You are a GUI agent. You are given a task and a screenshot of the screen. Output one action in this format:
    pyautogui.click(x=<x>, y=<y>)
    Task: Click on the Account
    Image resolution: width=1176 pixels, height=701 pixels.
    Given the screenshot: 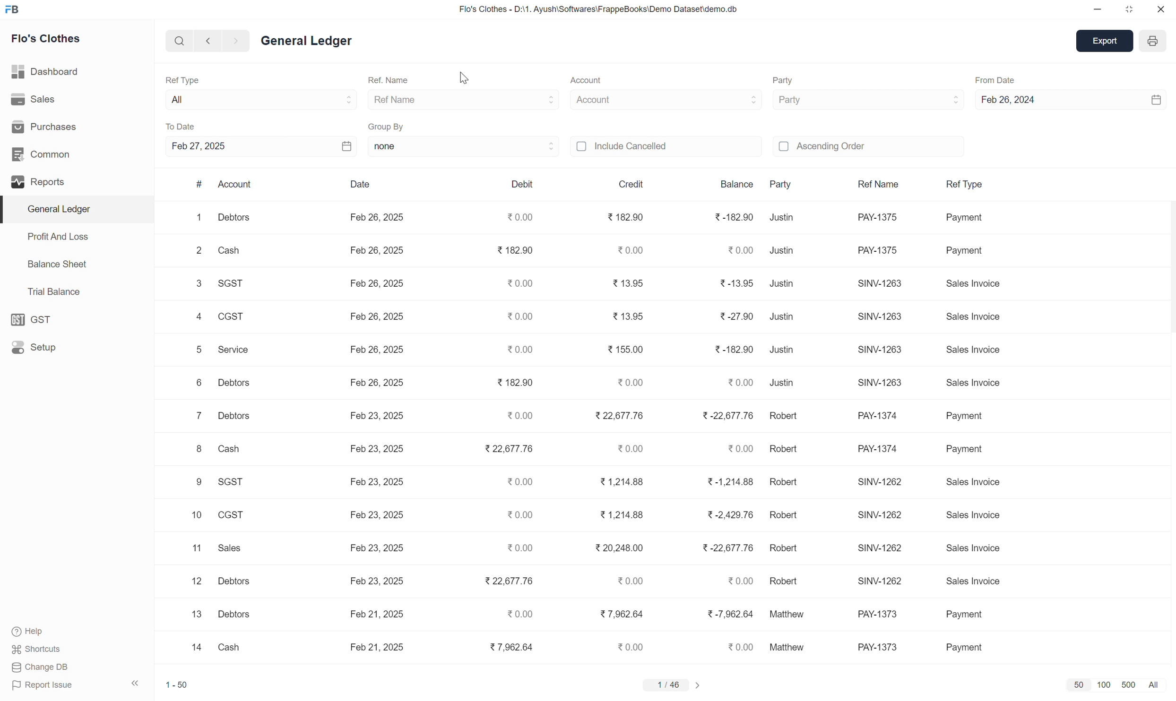 What is the action you would take?
    pyautogui.click(x=588, y=81)
    